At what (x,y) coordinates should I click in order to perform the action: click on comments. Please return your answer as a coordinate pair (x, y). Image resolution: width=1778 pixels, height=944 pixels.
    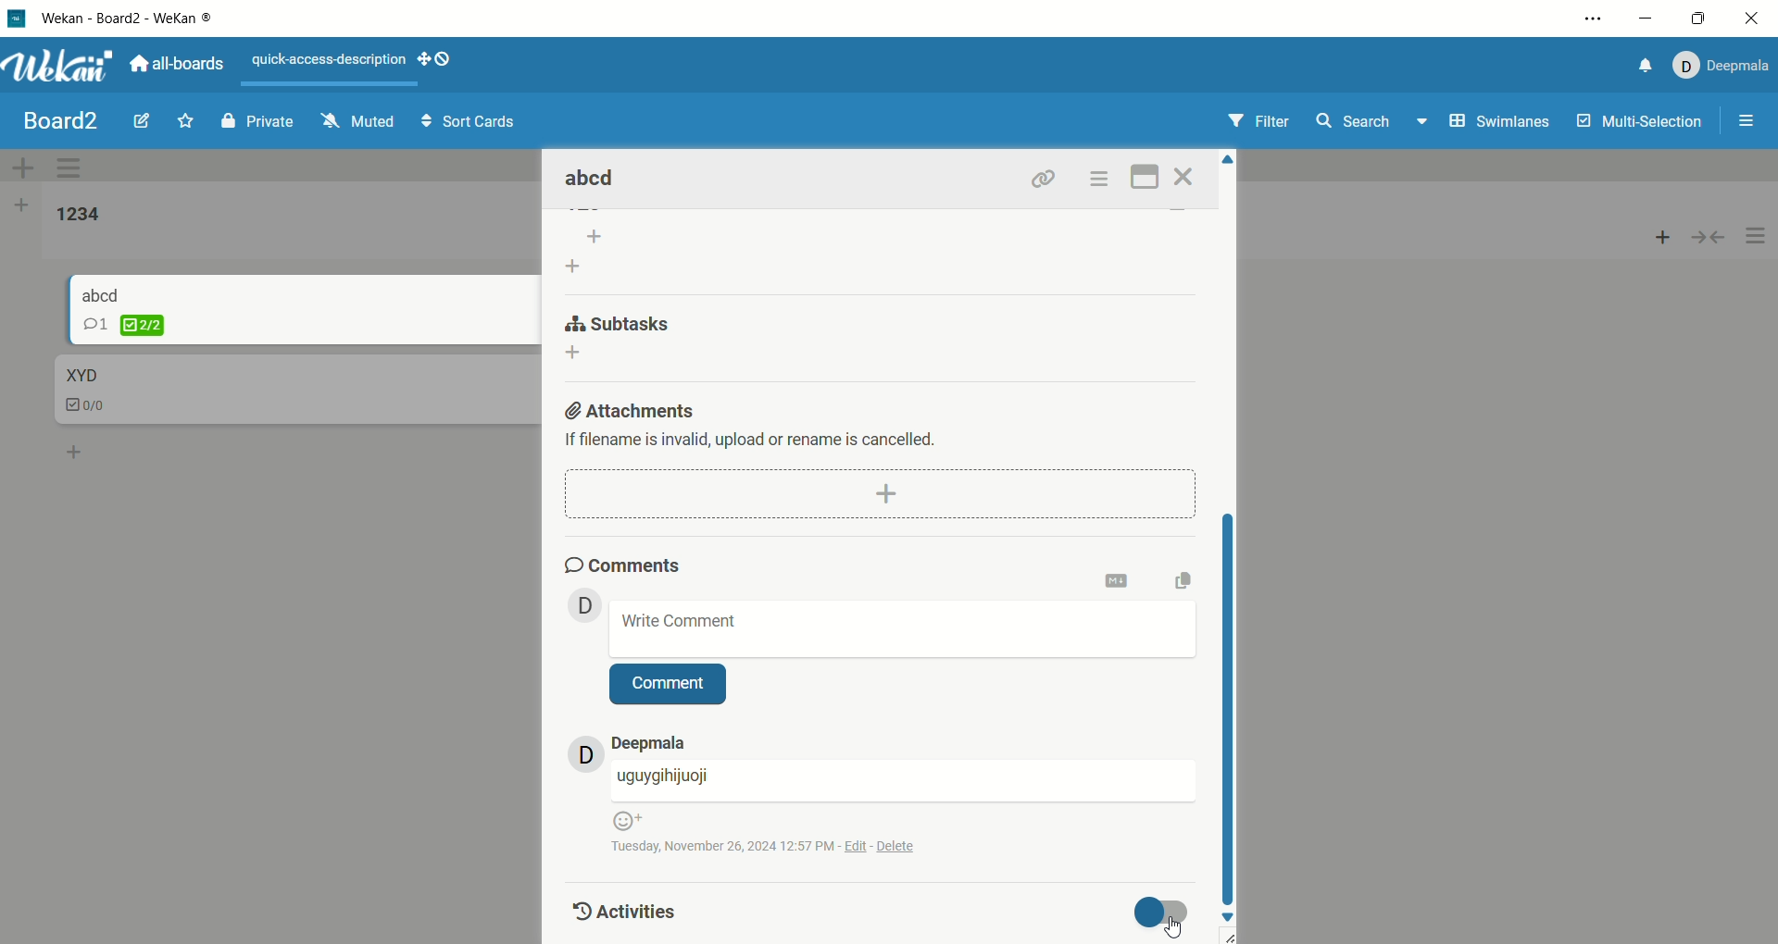
    Looking at the image, I should click on (625, 563).